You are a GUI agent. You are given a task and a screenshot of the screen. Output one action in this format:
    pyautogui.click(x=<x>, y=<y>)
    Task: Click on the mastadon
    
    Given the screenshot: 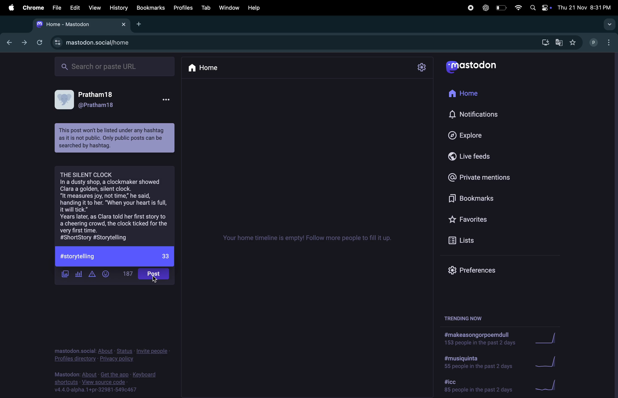 What is the action you would take?
    pyautogui.click(x=471, y=66)
    